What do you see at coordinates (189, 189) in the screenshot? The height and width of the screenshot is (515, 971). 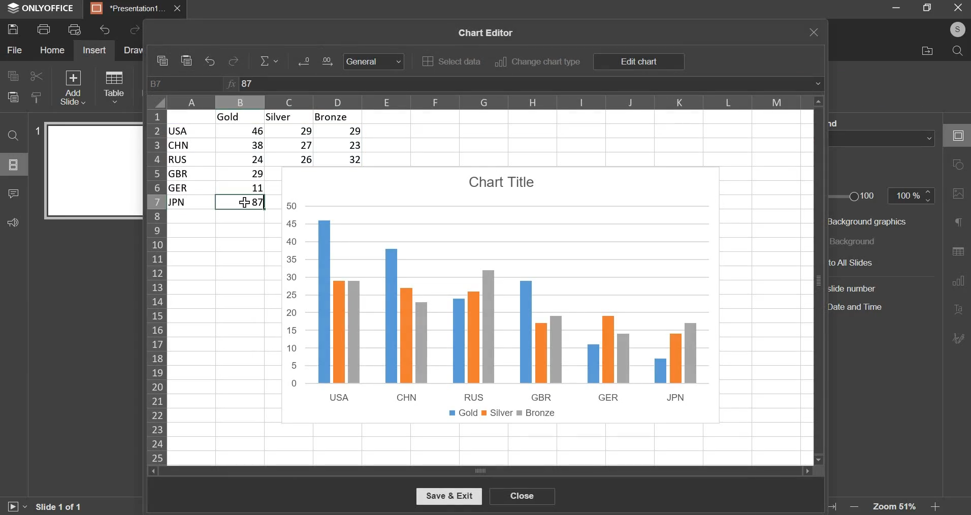 I see `ger` at bounding box center [189, 189].